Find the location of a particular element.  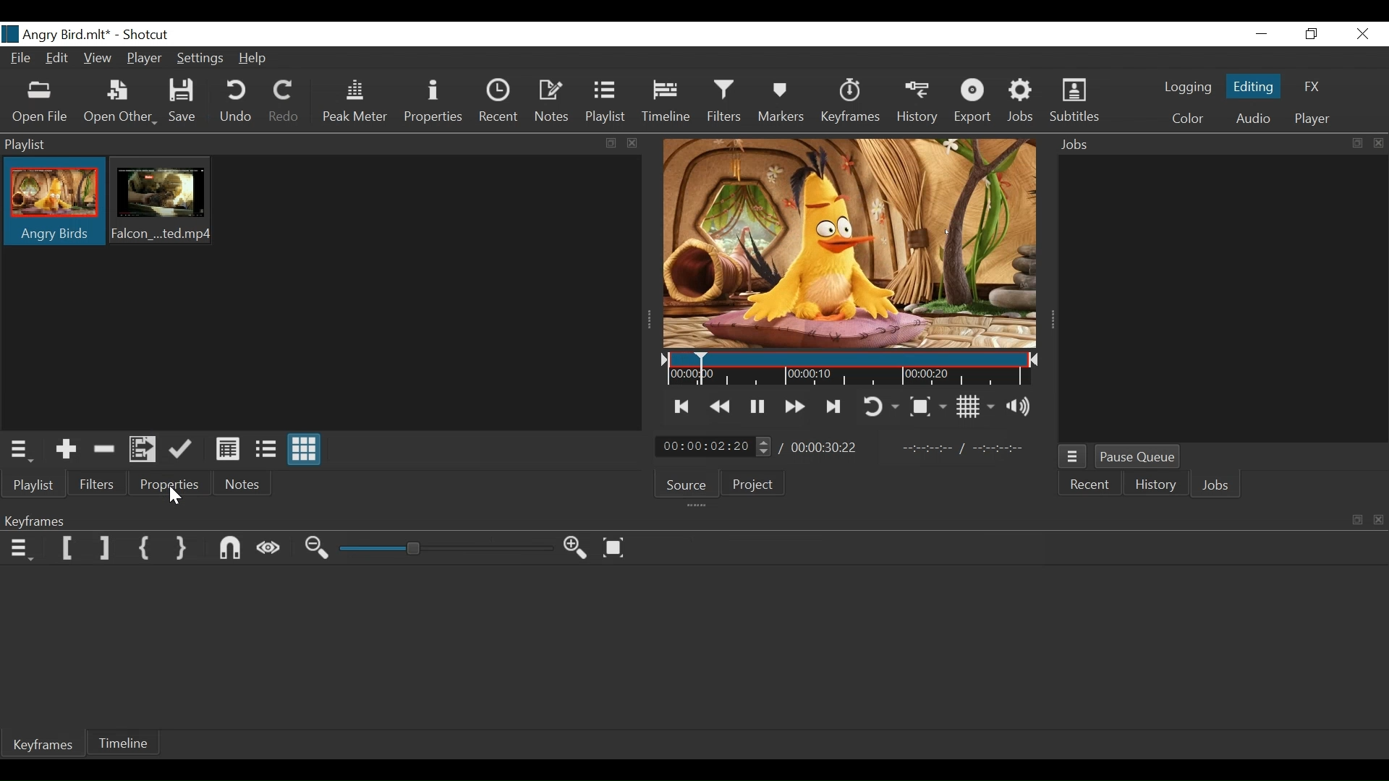

Play forward quickly is located at coordinates (793, 405).